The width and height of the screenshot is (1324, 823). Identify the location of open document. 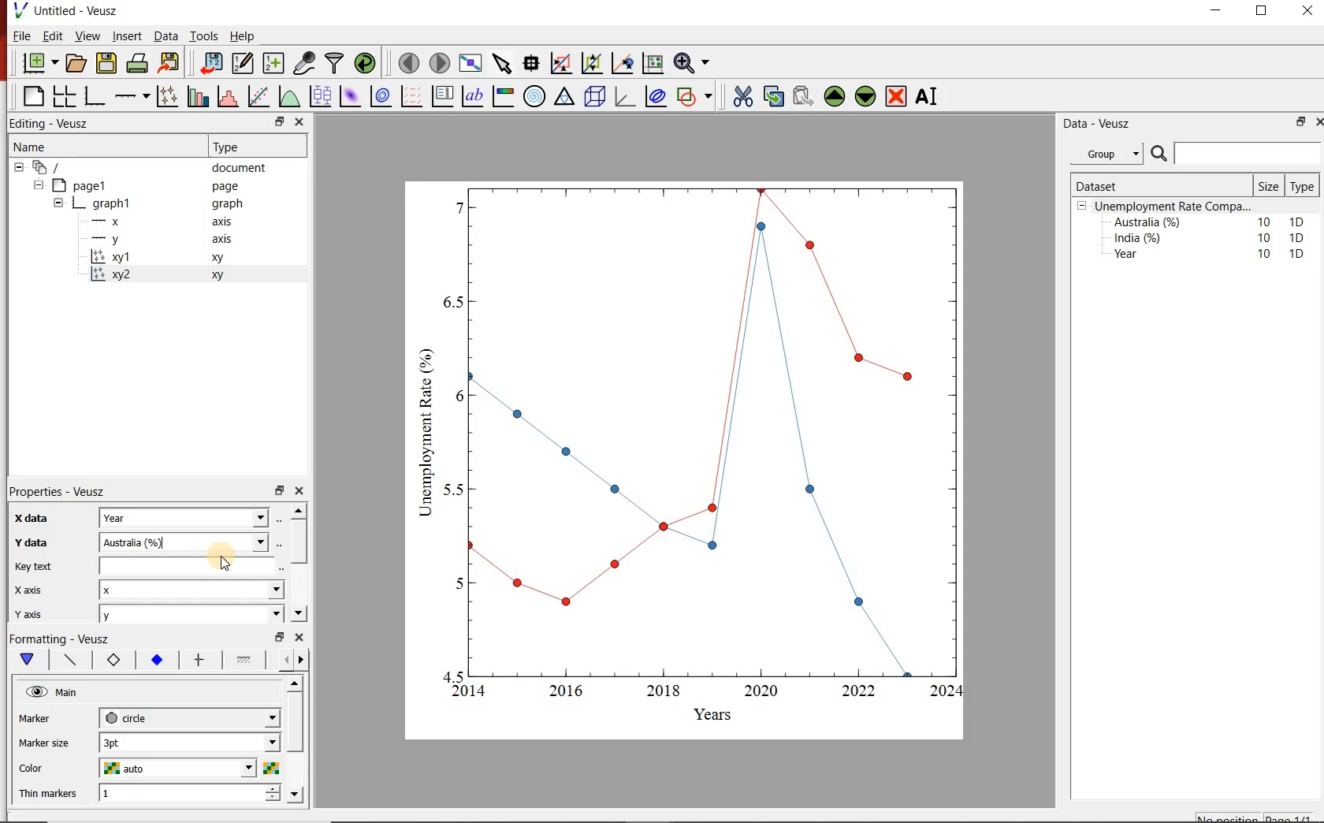
(77, 63).